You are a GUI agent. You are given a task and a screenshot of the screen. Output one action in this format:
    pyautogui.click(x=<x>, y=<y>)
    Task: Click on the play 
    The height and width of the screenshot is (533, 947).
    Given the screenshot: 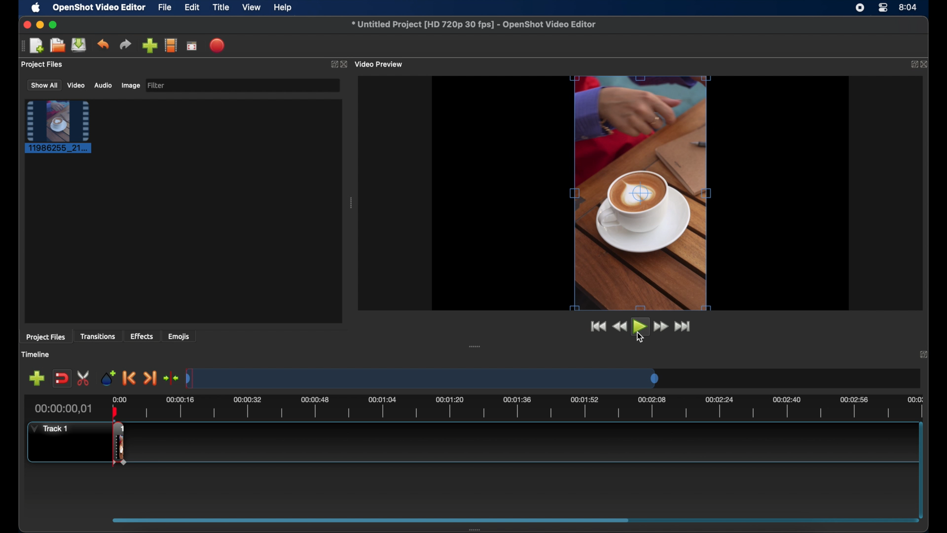 What is the action you would take?
    pyautogui.click(x=641, y=326)
    